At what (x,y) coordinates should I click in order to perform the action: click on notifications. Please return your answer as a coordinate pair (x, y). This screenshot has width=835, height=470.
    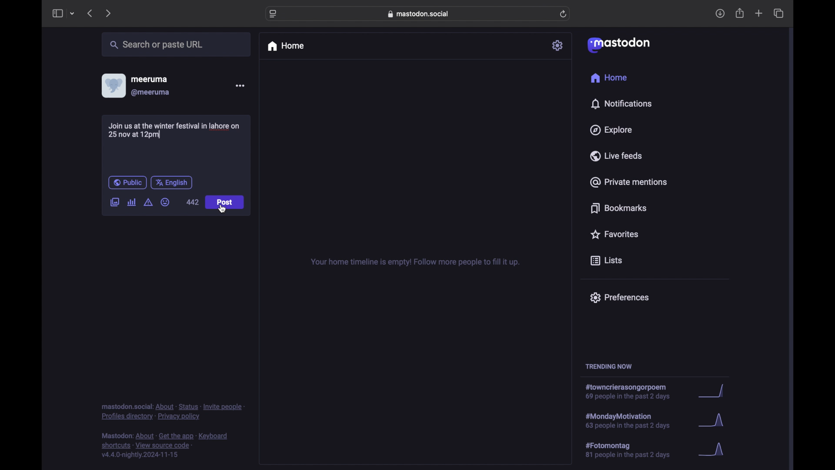
    Looking at the image, I should click on (621, 104).